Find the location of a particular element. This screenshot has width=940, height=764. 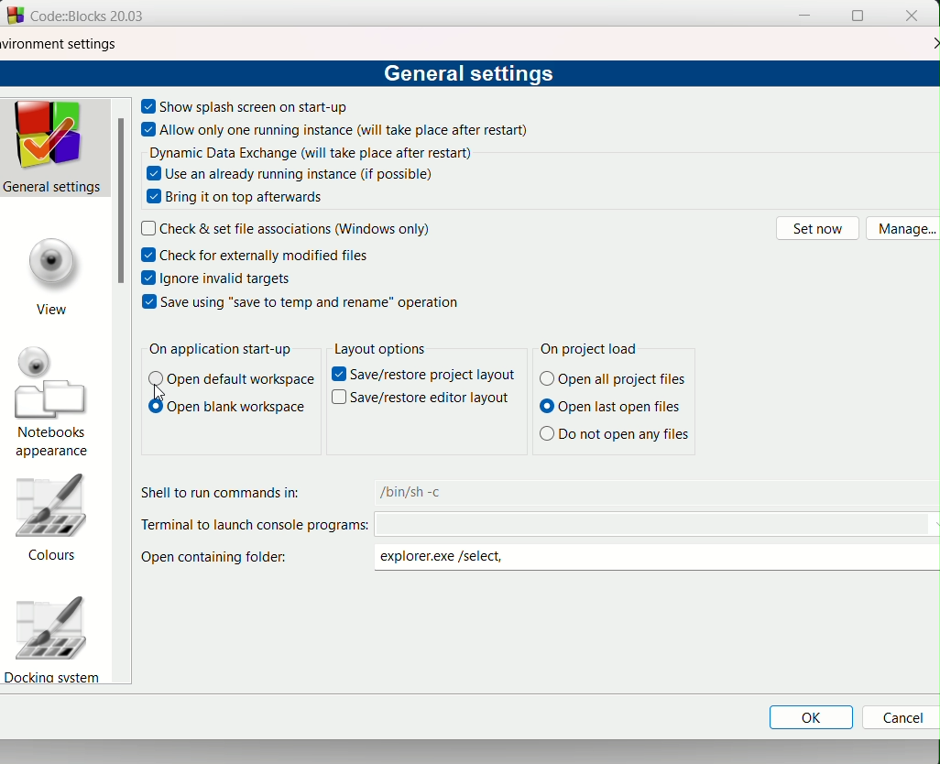

Cancel is located at coordinates (902, 716).